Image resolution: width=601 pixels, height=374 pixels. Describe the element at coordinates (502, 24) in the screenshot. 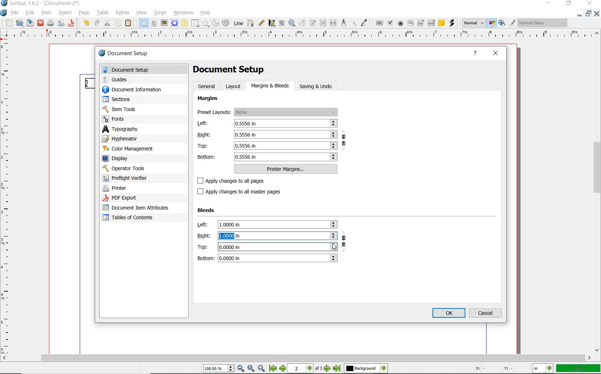

I see `preview mode` at that location.